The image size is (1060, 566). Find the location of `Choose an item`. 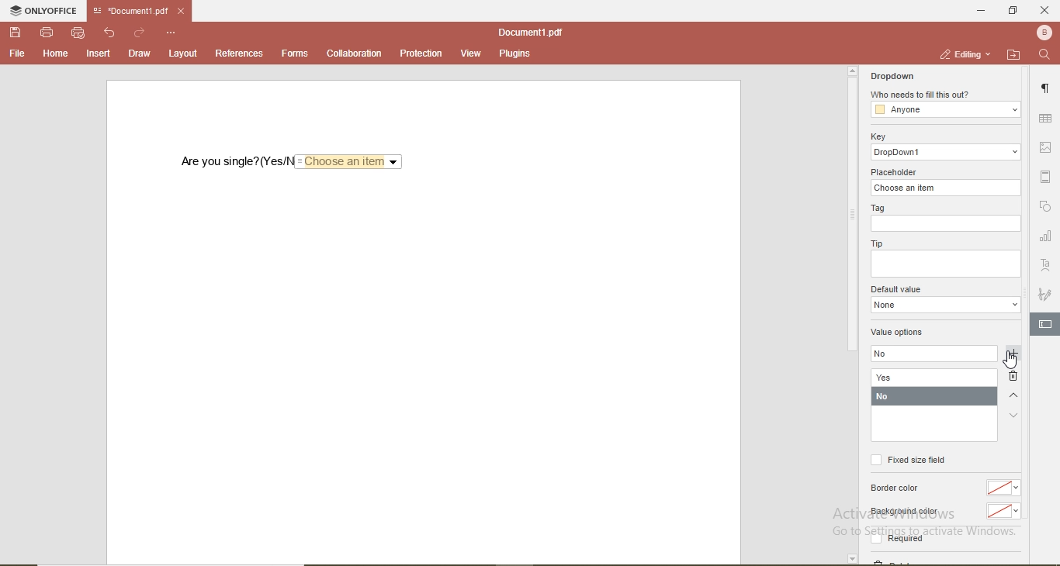

Choose an item is located at coordinates (347, 163).